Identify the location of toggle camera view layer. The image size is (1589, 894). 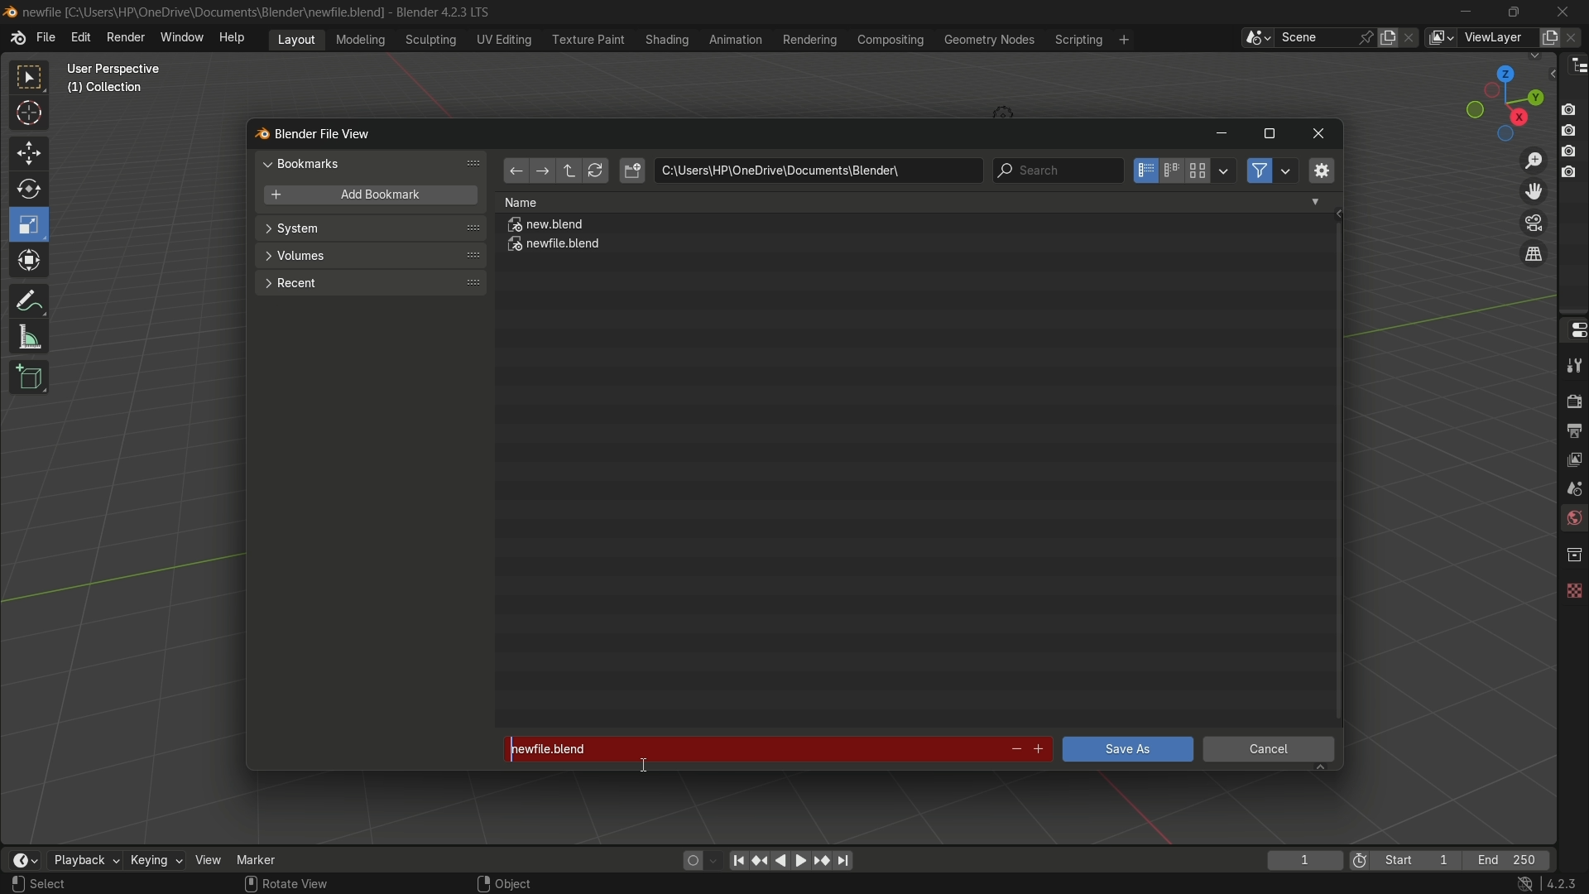
(1534, 221).